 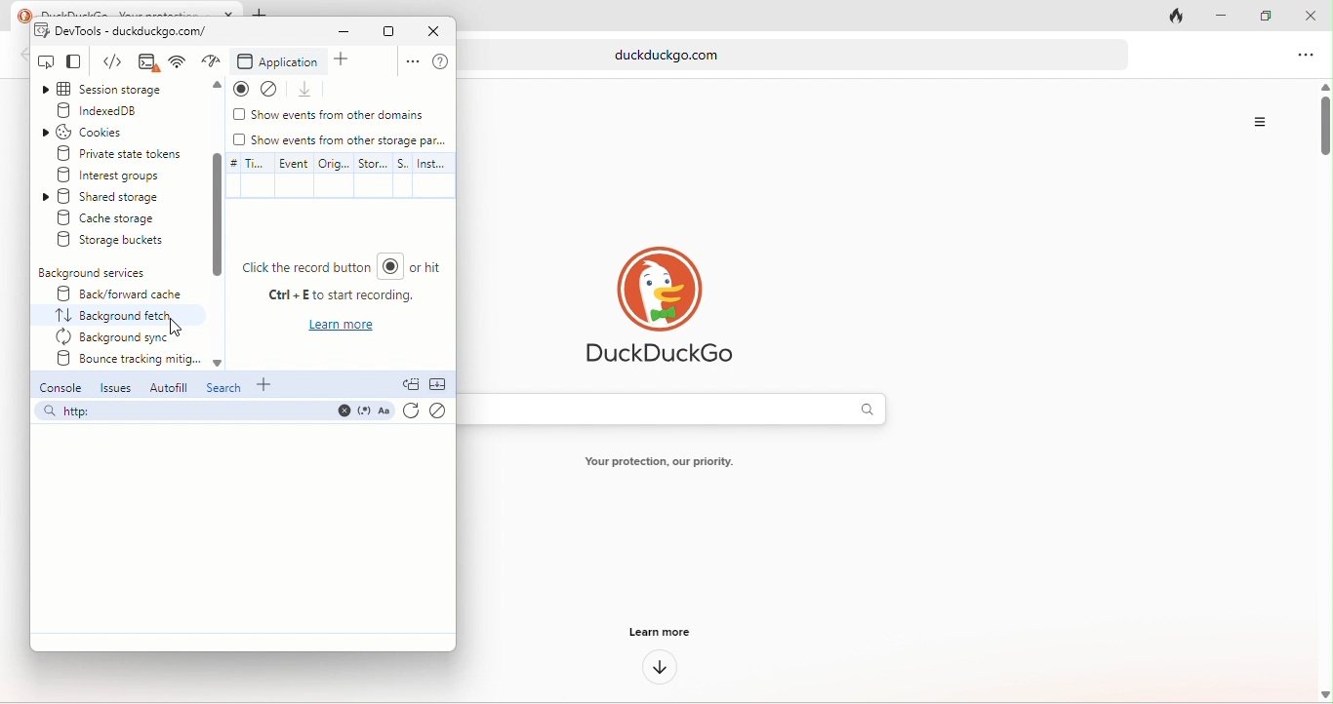 What do you see at coordinates (387, 31) in the screenshot?
I see `maximize` at bounding box center [387, 31].